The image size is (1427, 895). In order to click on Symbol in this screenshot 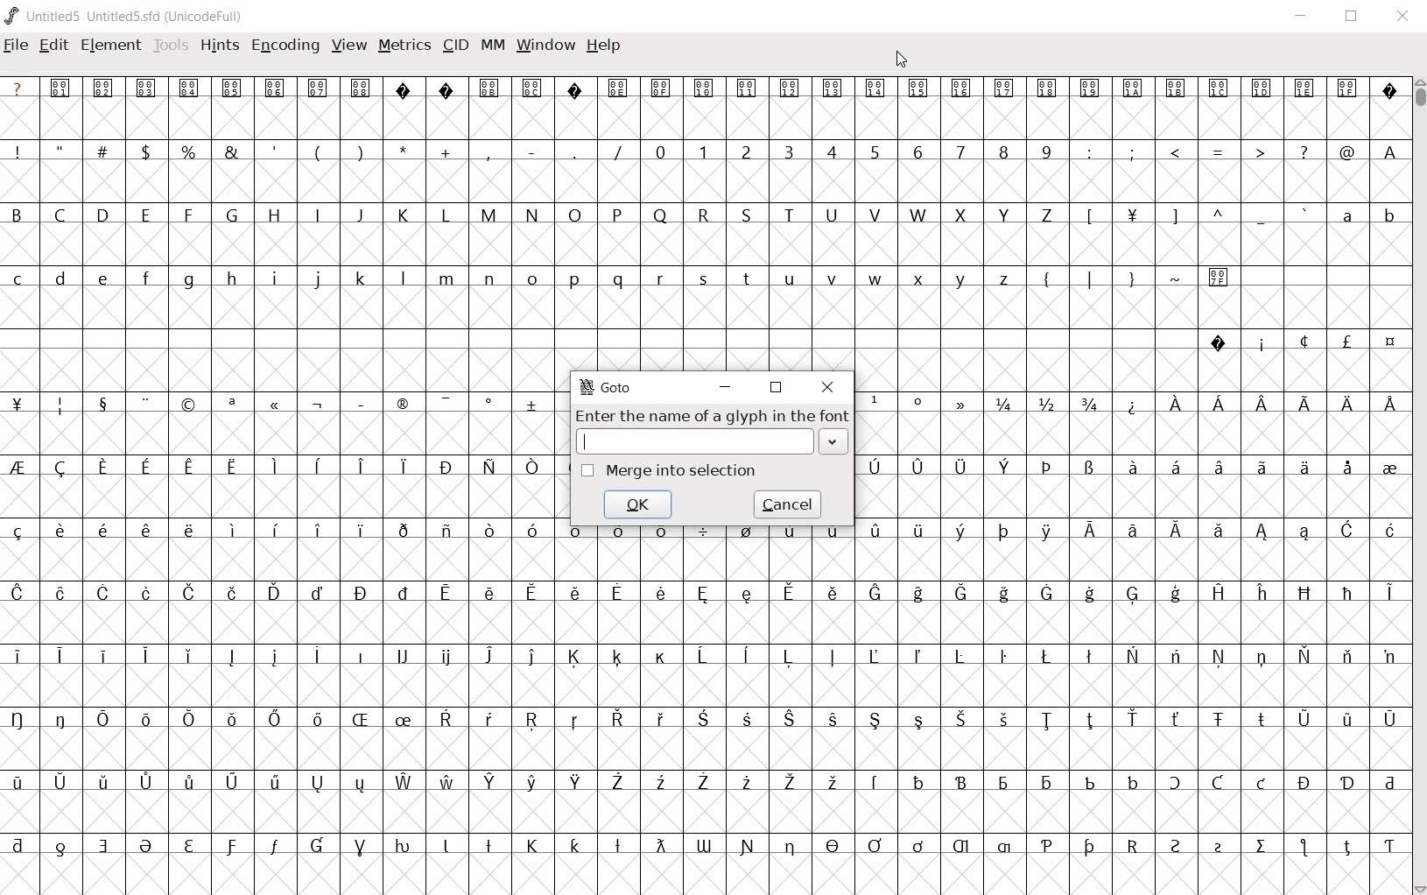, I will do `click(1347, 594)`.